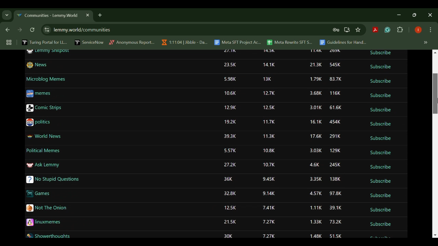 The width and height of the screenshot is (438, 246). Describe the element at coordinates (315, 208) in the screenshot. I see `1.11K` at that location.